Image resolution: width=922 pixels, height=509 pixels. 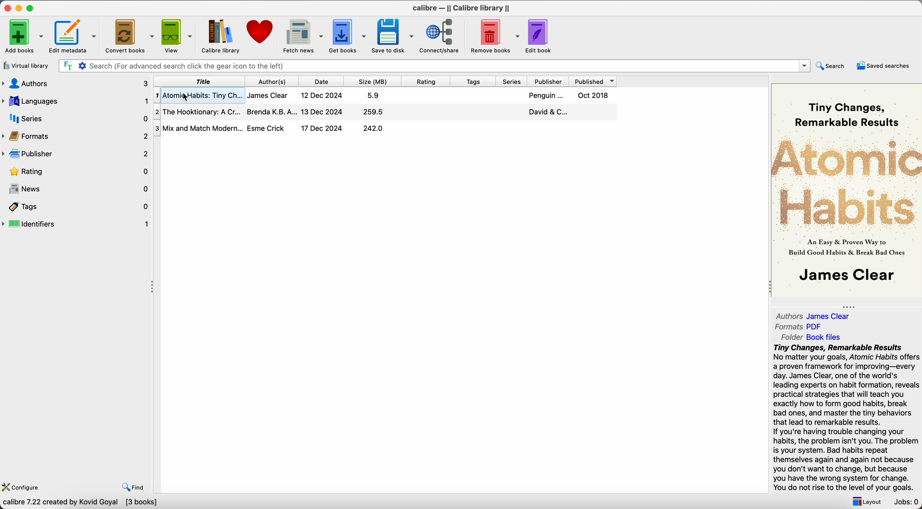 I want to click on authors, so click(x=76, y=83).